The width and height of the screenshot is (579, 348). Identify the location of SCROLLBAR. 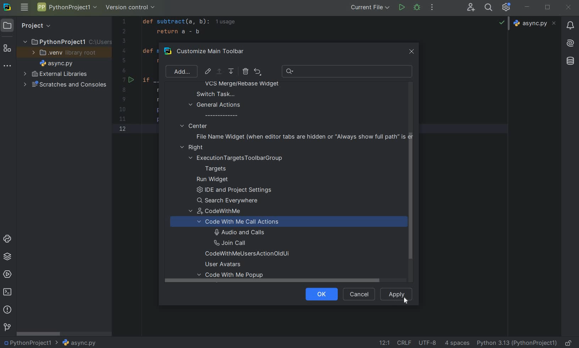
(39, 333).